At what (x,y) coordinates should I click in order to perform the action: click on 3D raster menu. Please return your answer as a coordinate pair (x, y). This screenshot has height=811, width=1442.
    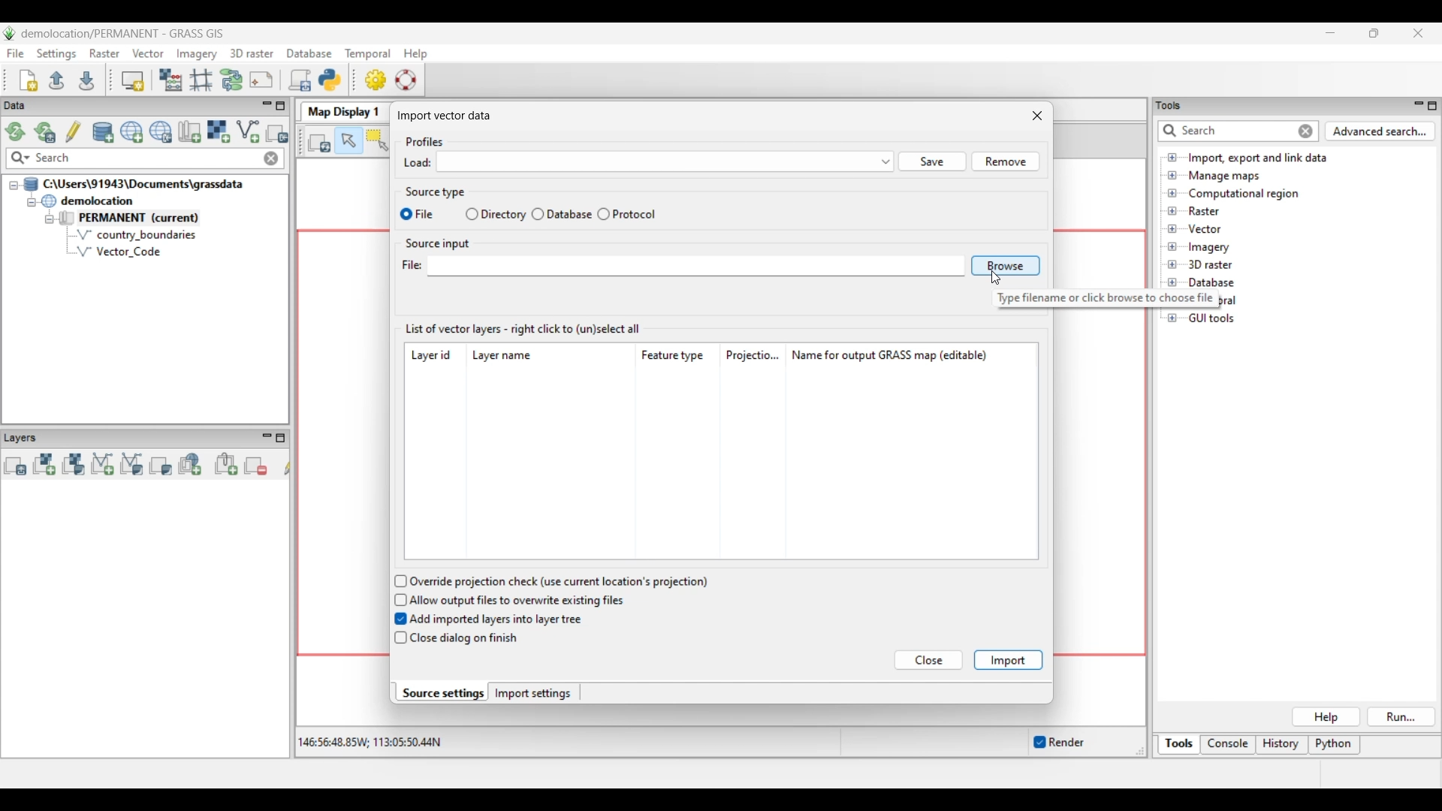
    Looking at the image, I should click on (252, 53).